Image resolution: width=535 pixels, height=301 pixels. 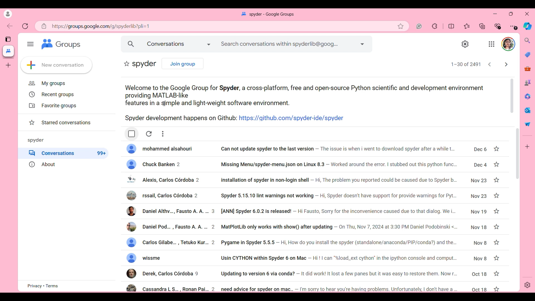 I want to click on Collections, so click(x=482, y=26).